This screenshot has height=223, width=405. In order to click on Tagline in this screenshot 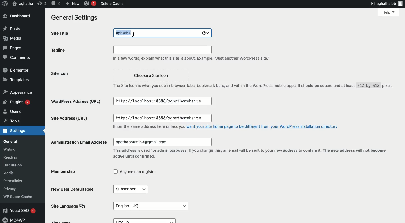, I will do `click(62, 51)`.